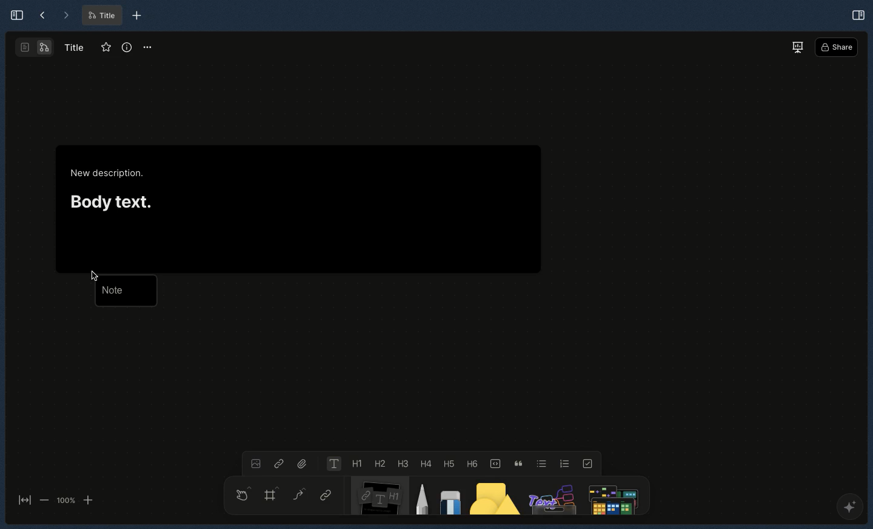  I want to click on Heading 1, so click(355, 464).